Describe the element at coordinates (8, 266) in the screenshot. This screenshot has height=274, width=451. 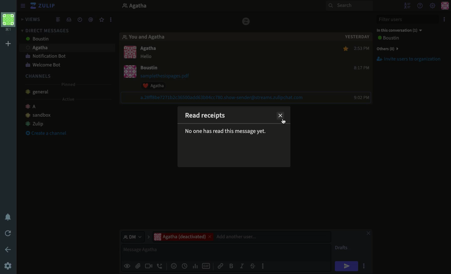
I see `Settings` at that location.